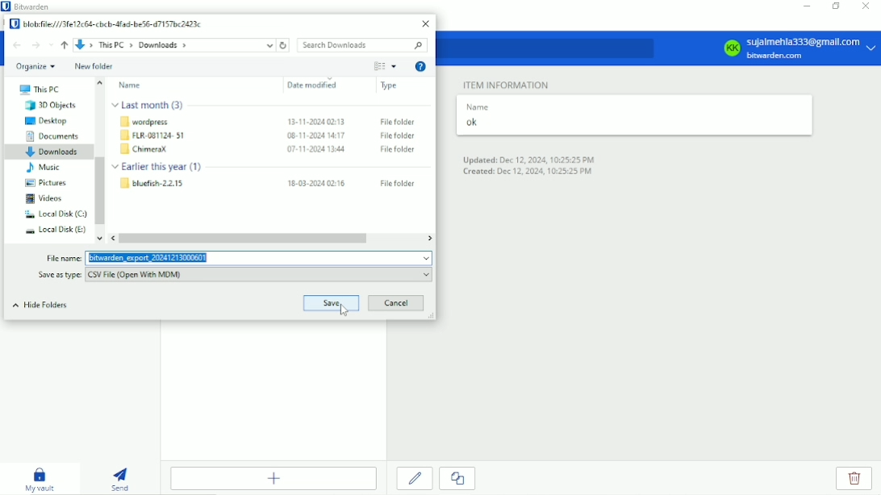  What do you see at coordinates (804, 6) in the screenshot?
I see `Minimize` at bounding box center [804, 6].